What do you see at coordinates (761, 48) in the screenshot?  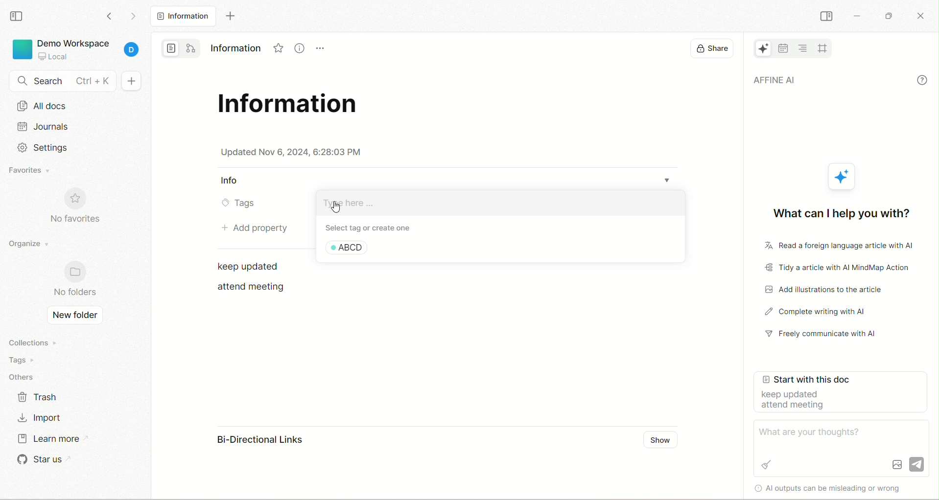 I see `AFFiNE AI` at bounding box center [761, 48].